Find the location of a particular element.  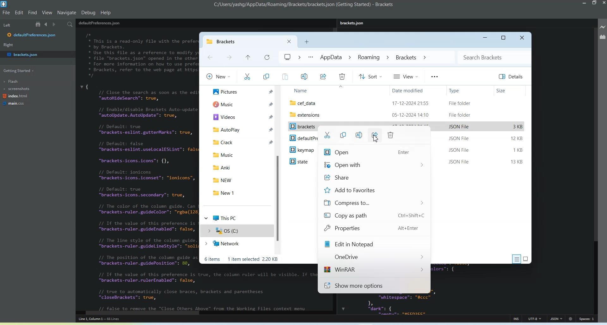

defaultP is located at coordinates (301, 138).